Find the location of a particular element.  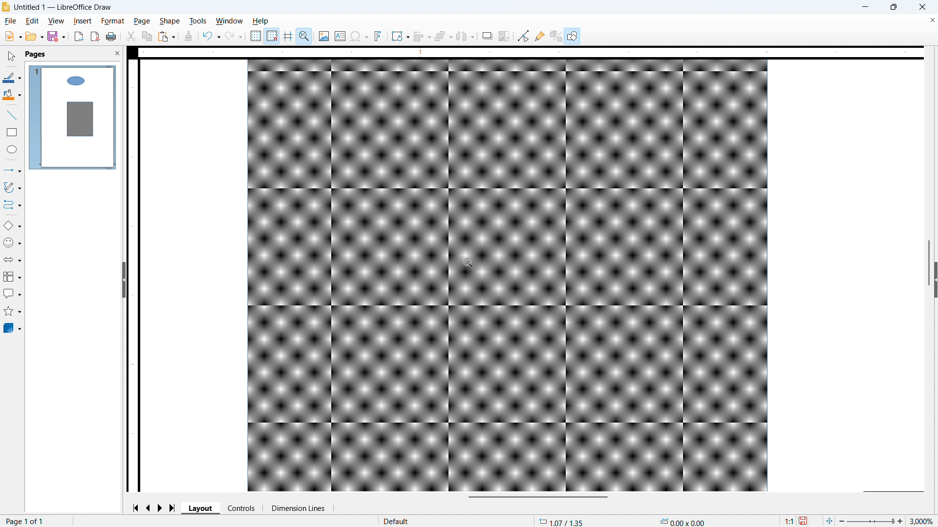

Insert image  is located at coordinates (324, 36).